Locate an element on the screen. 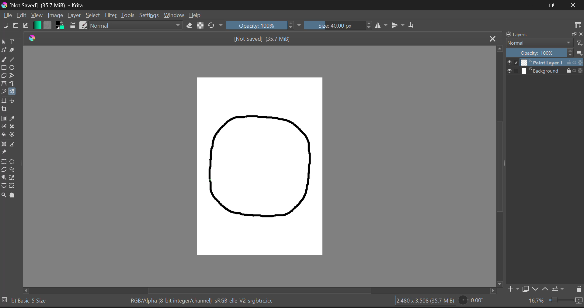 The image size is (584, 308). filter is located at coordinates (579, 42).